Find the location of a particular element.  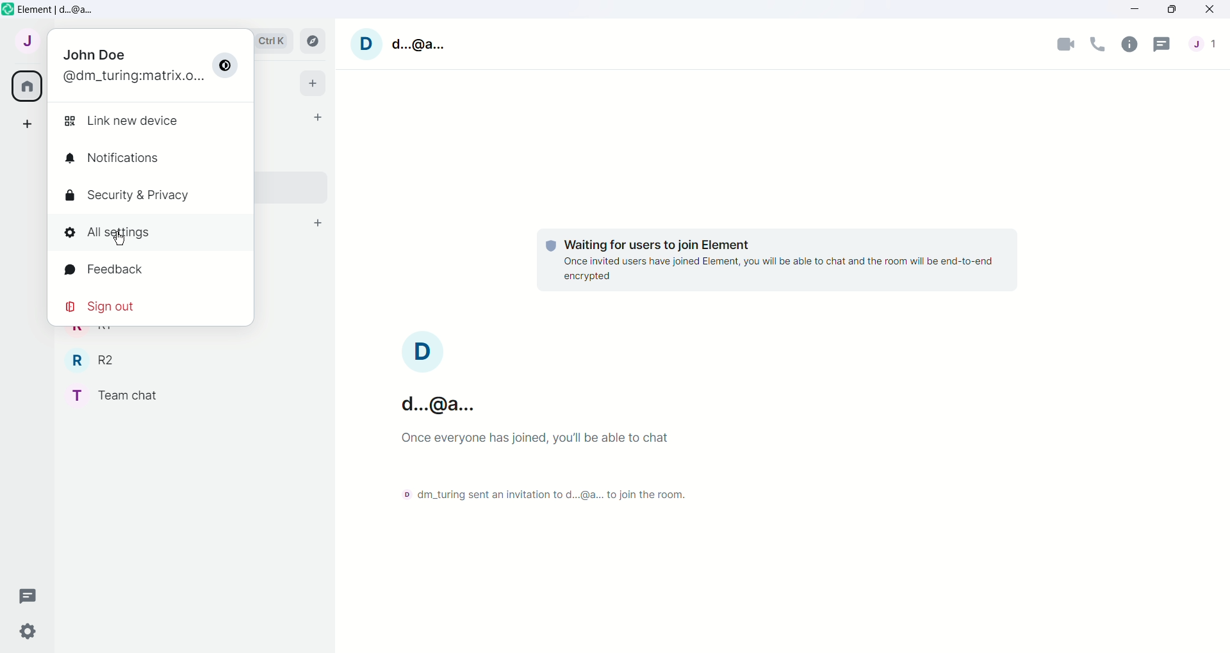

Protection shield logo is located at coordinates (552, 246).